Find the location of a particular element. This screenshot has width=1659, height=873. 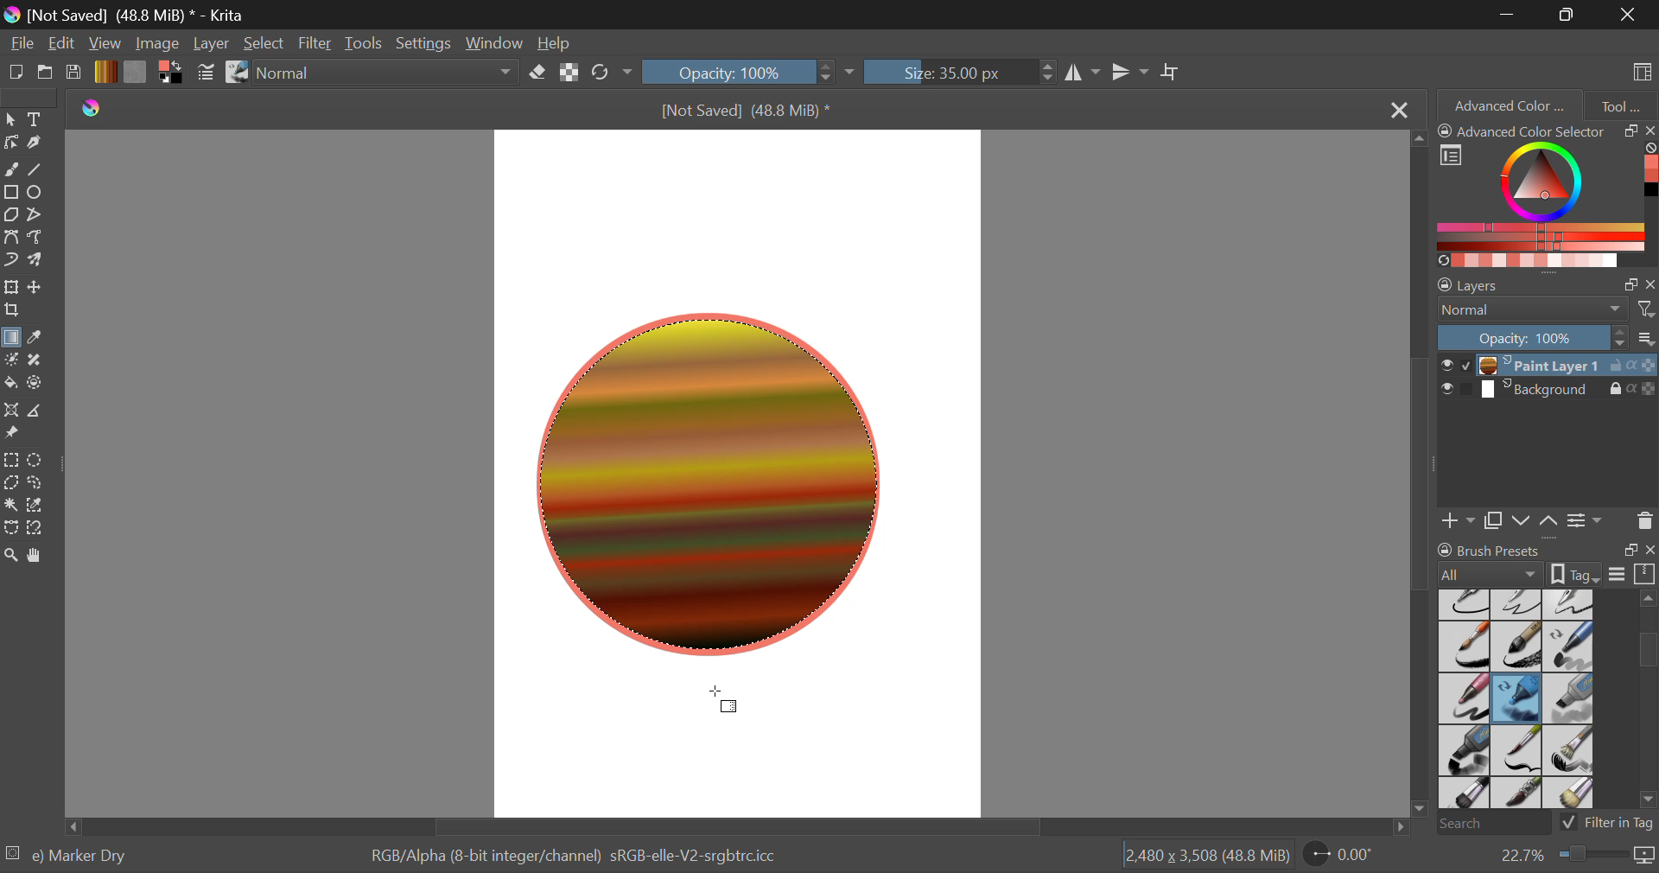

Scroll Bar is located at coordinates (733, 826).